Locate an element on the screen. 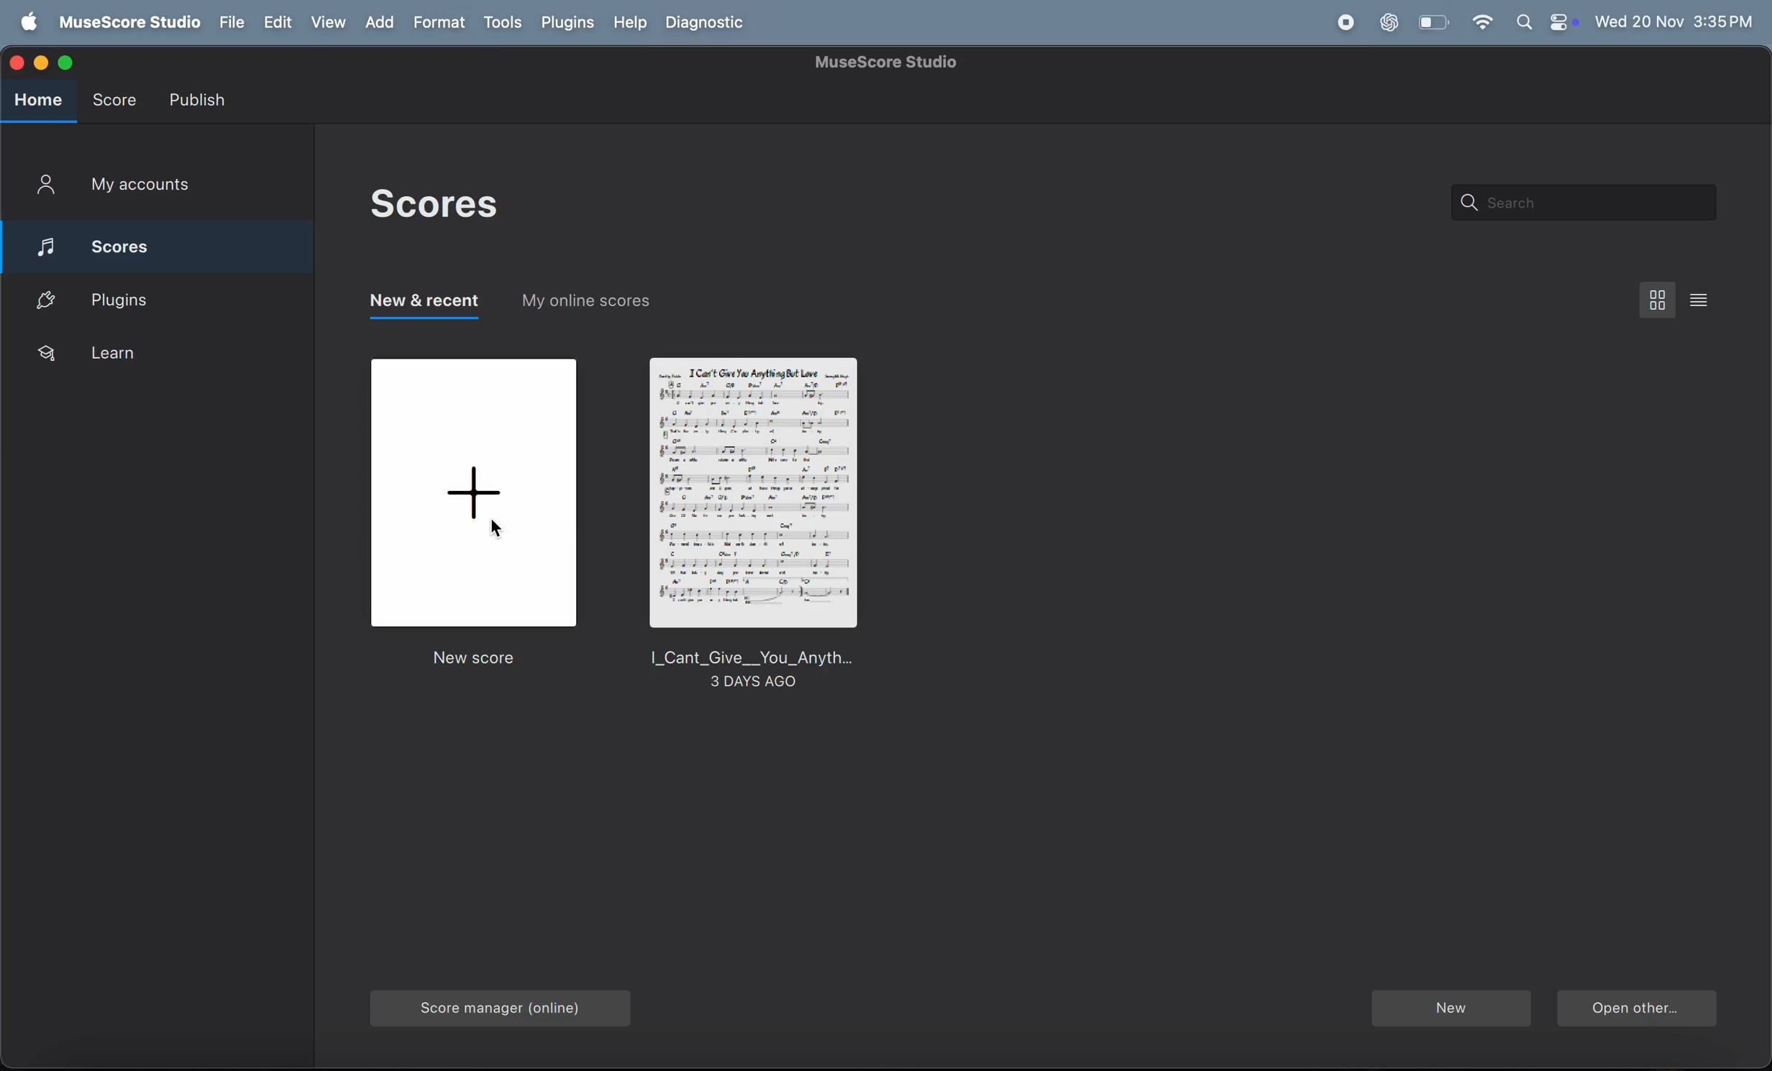 This screenshot has width=1772, height=1071. add is located at coordinates (385, 23).